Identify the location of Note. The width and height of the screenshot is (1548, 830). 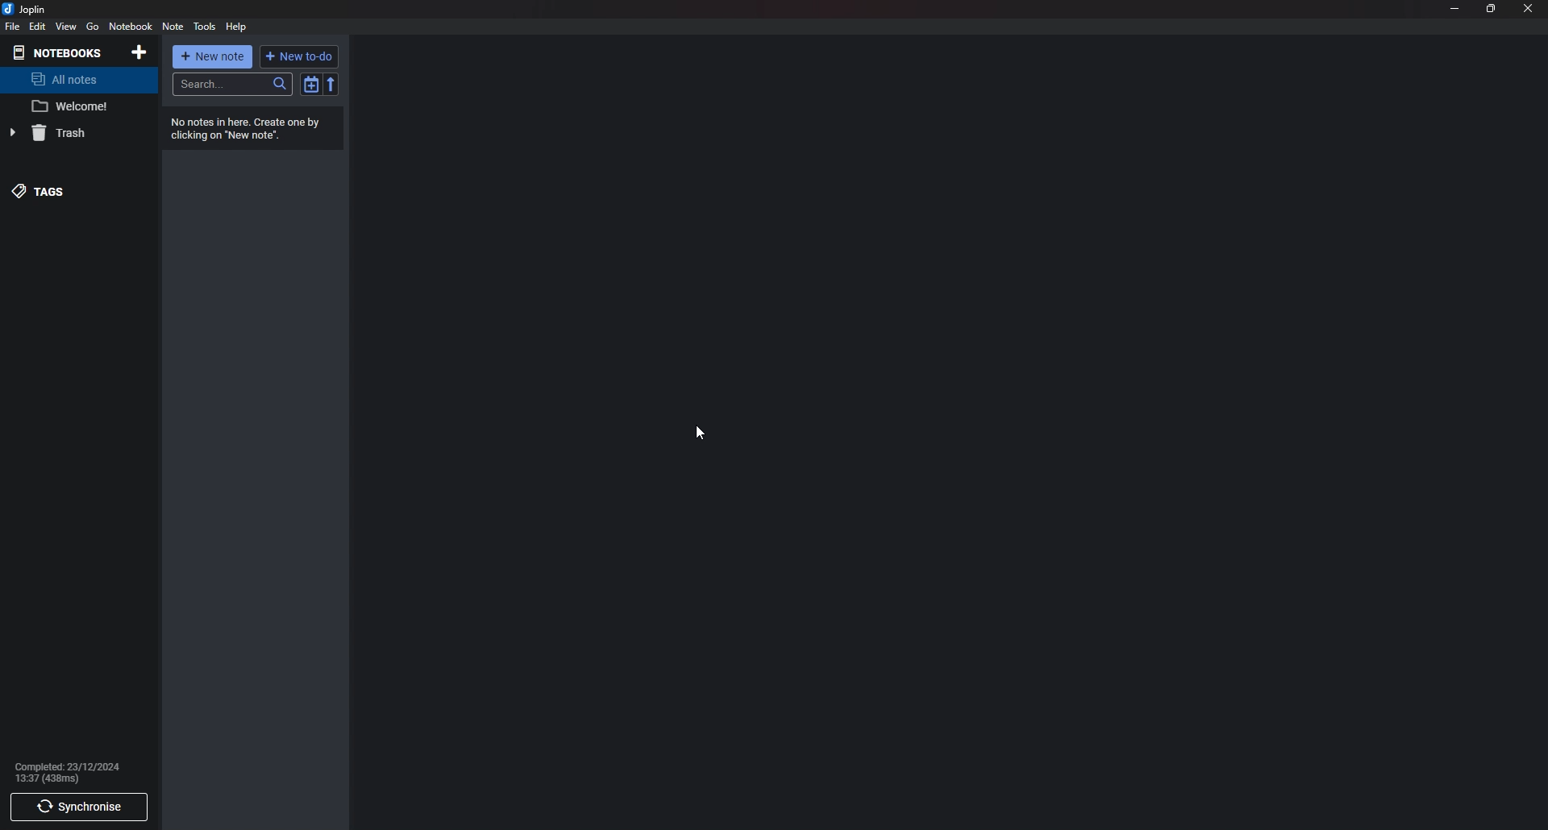
(173, 27).